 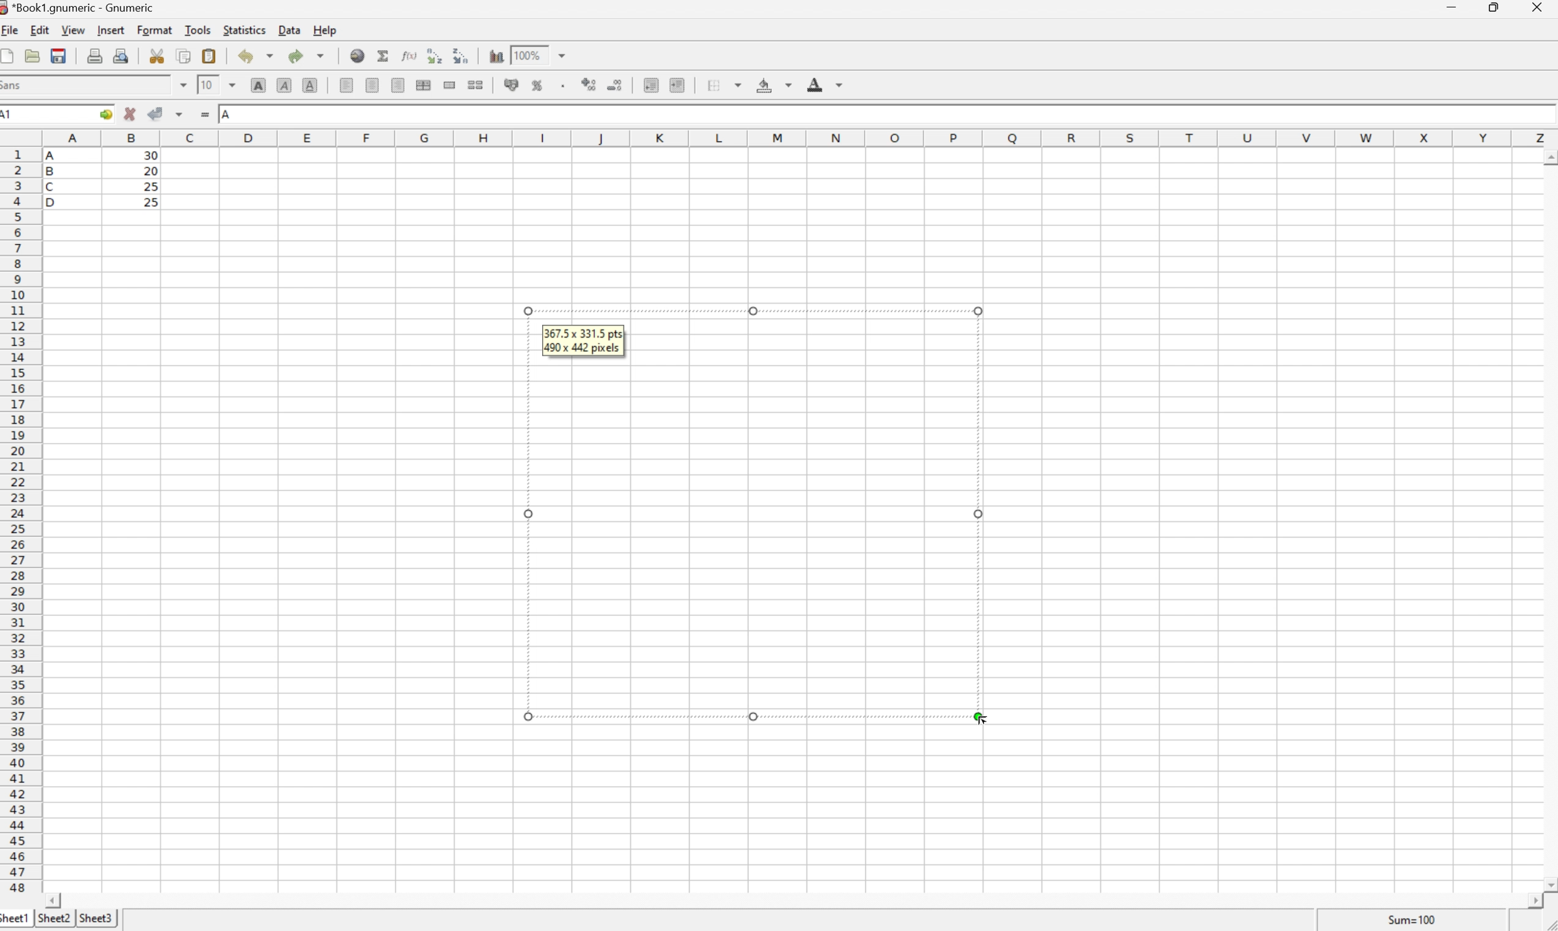 I want to click on Open a file, so click(x=32, y=55).